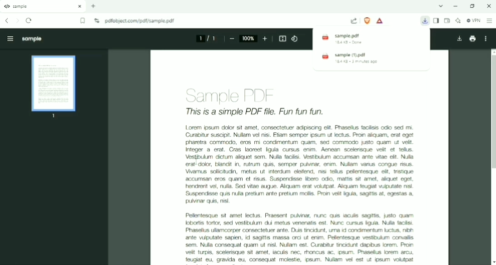 The width and height of the screenshot is (496, 265). I want to click on Show sidebar, so click(437, 20).